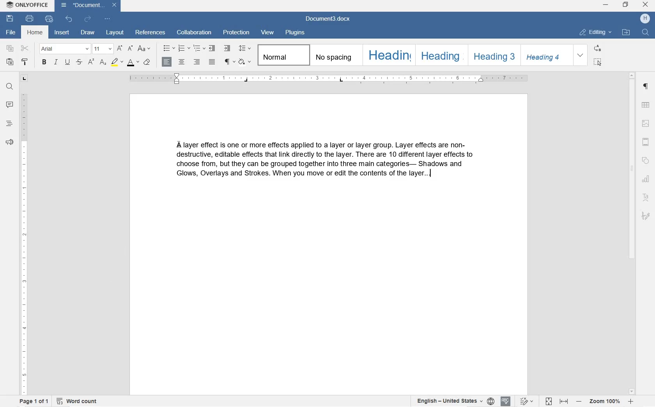  Describe the element at coordinates (10, 49) in the screenshot. I see `COPY` at that location.